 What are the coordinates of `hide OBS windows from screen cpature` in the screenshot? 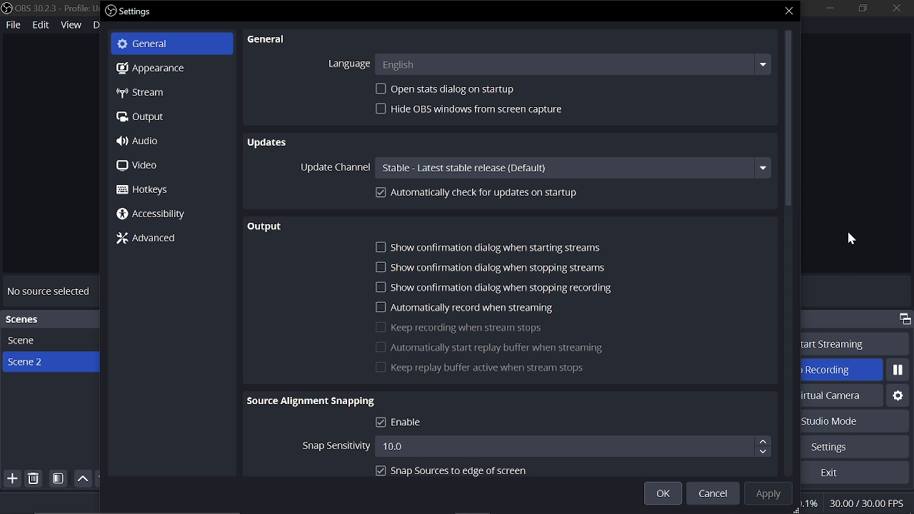 It's located at (468, 109).